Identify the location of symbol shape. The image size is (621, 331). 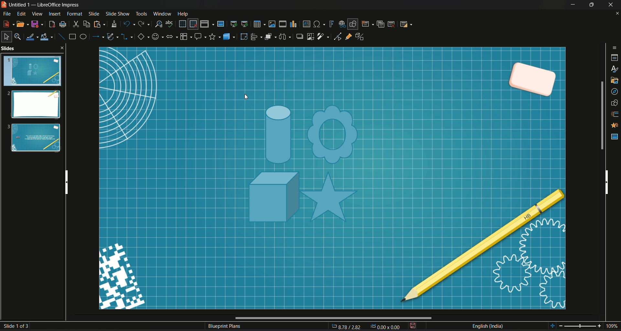
(157, 37).